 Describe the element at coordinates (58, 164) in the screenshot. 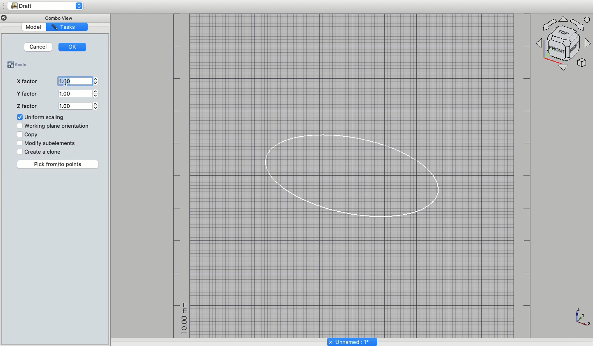

I see `Pick from/to points` at that location.